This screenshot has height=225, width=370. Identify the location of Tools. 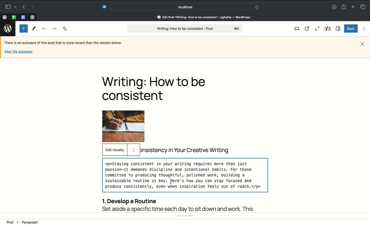
(34, 29).